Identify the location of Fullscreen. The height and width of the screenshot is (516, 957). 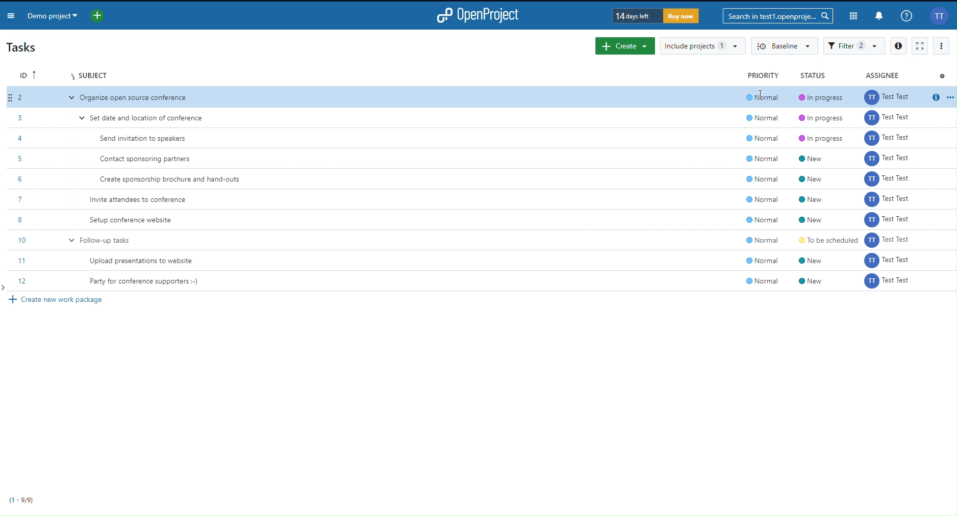
(920, 45).